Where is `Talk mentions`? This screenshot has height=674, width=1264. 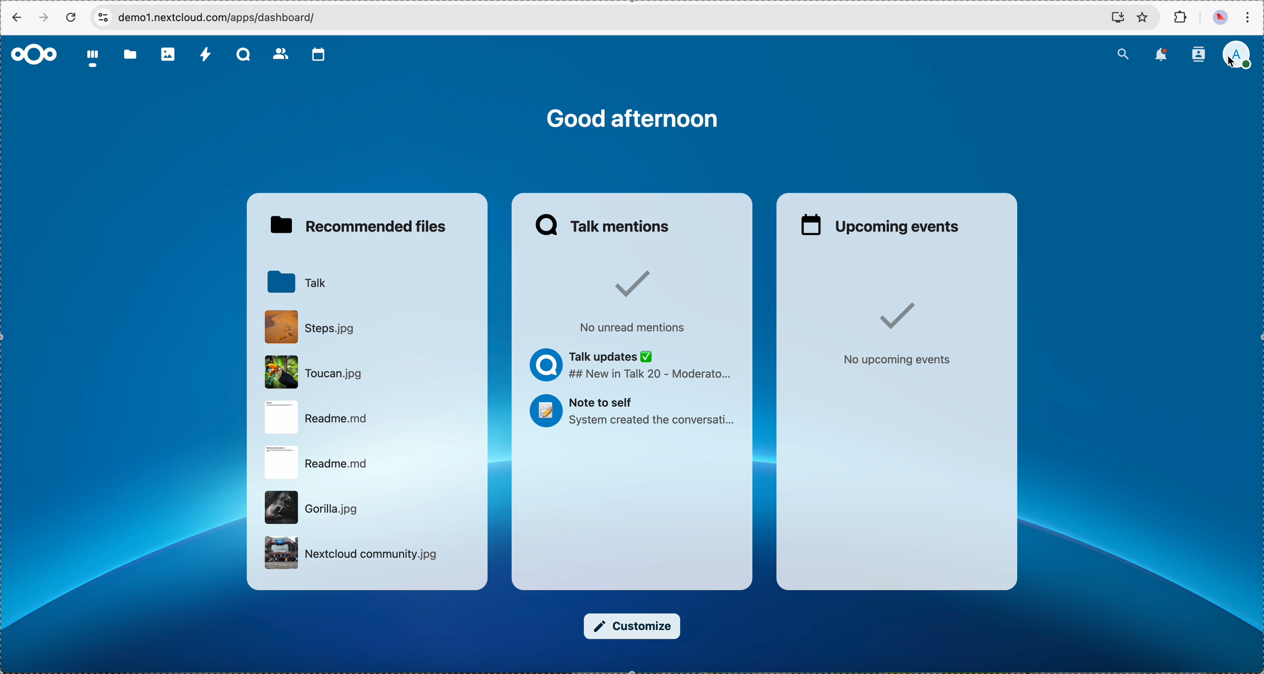
Talk mentions is located at coordinates (604, 225).